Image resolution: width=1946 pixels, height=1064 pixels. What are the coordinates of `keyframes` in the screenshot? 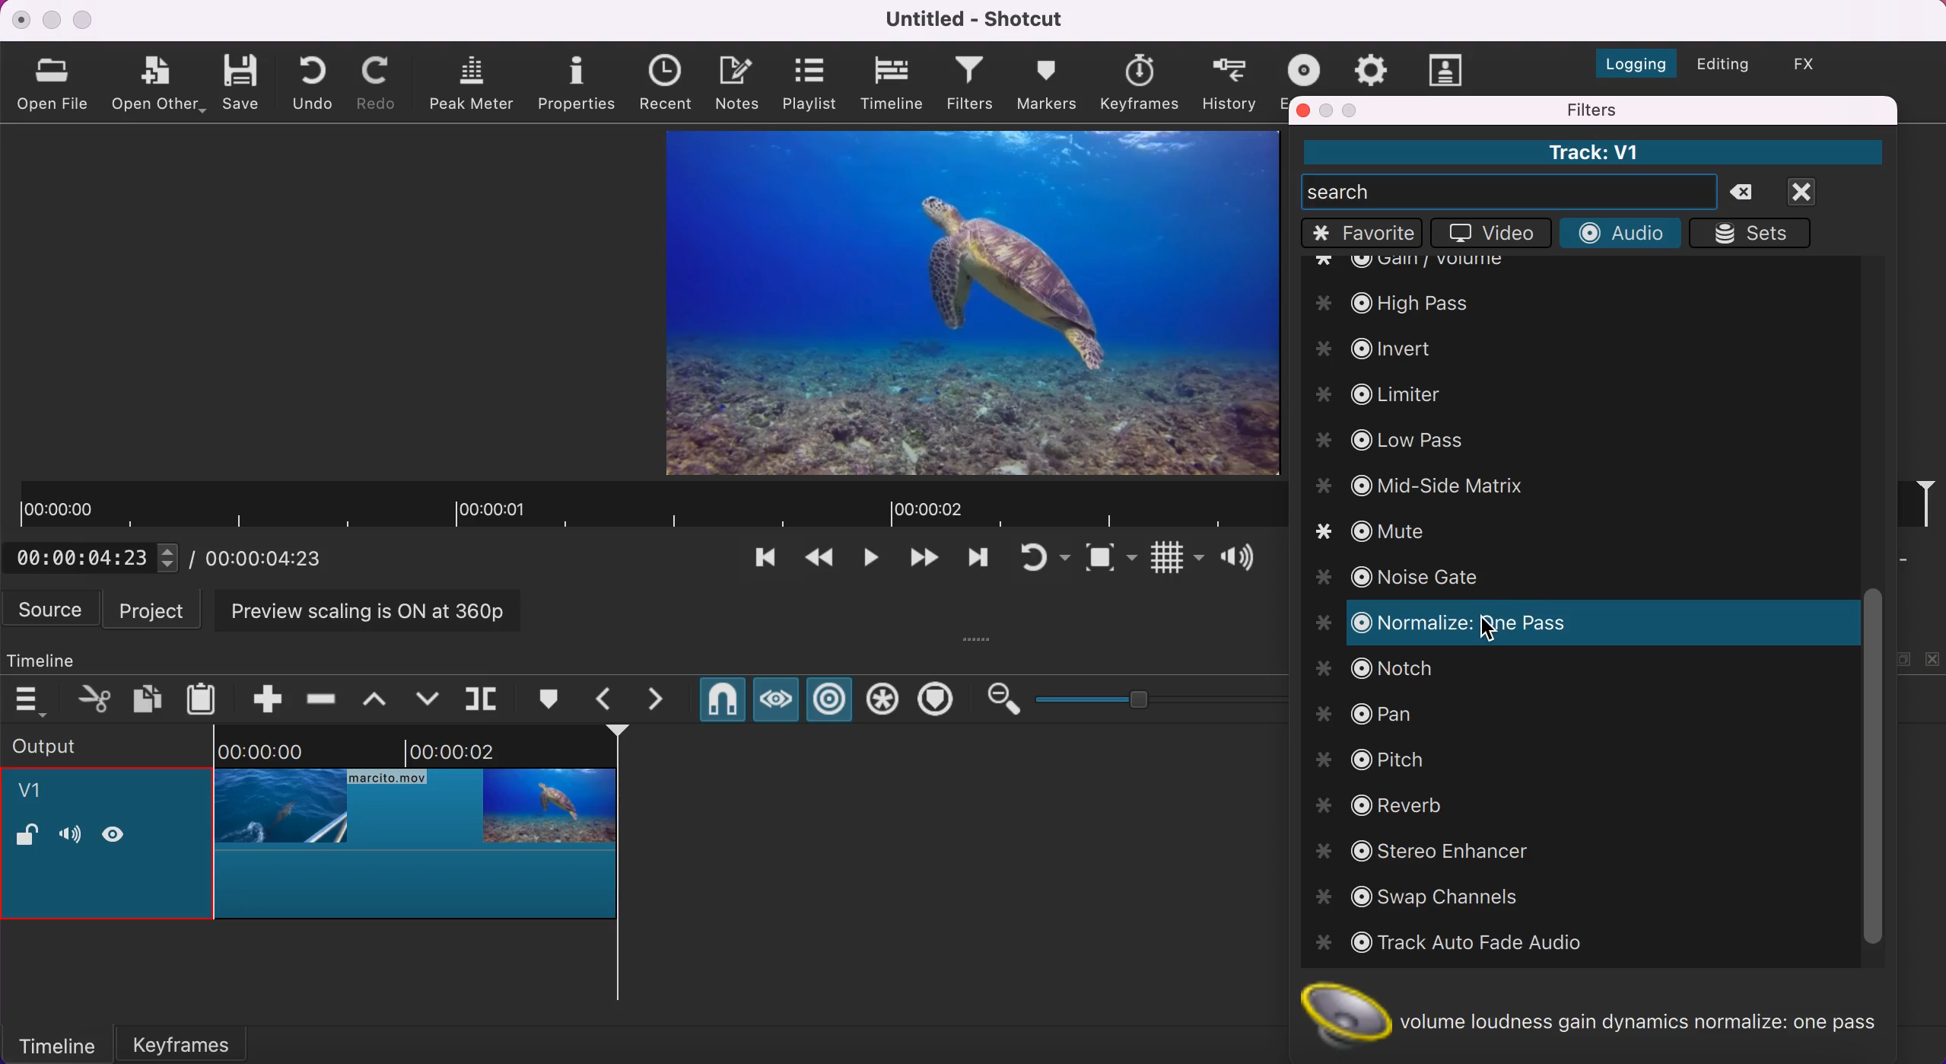 It's located at (201, 1040).